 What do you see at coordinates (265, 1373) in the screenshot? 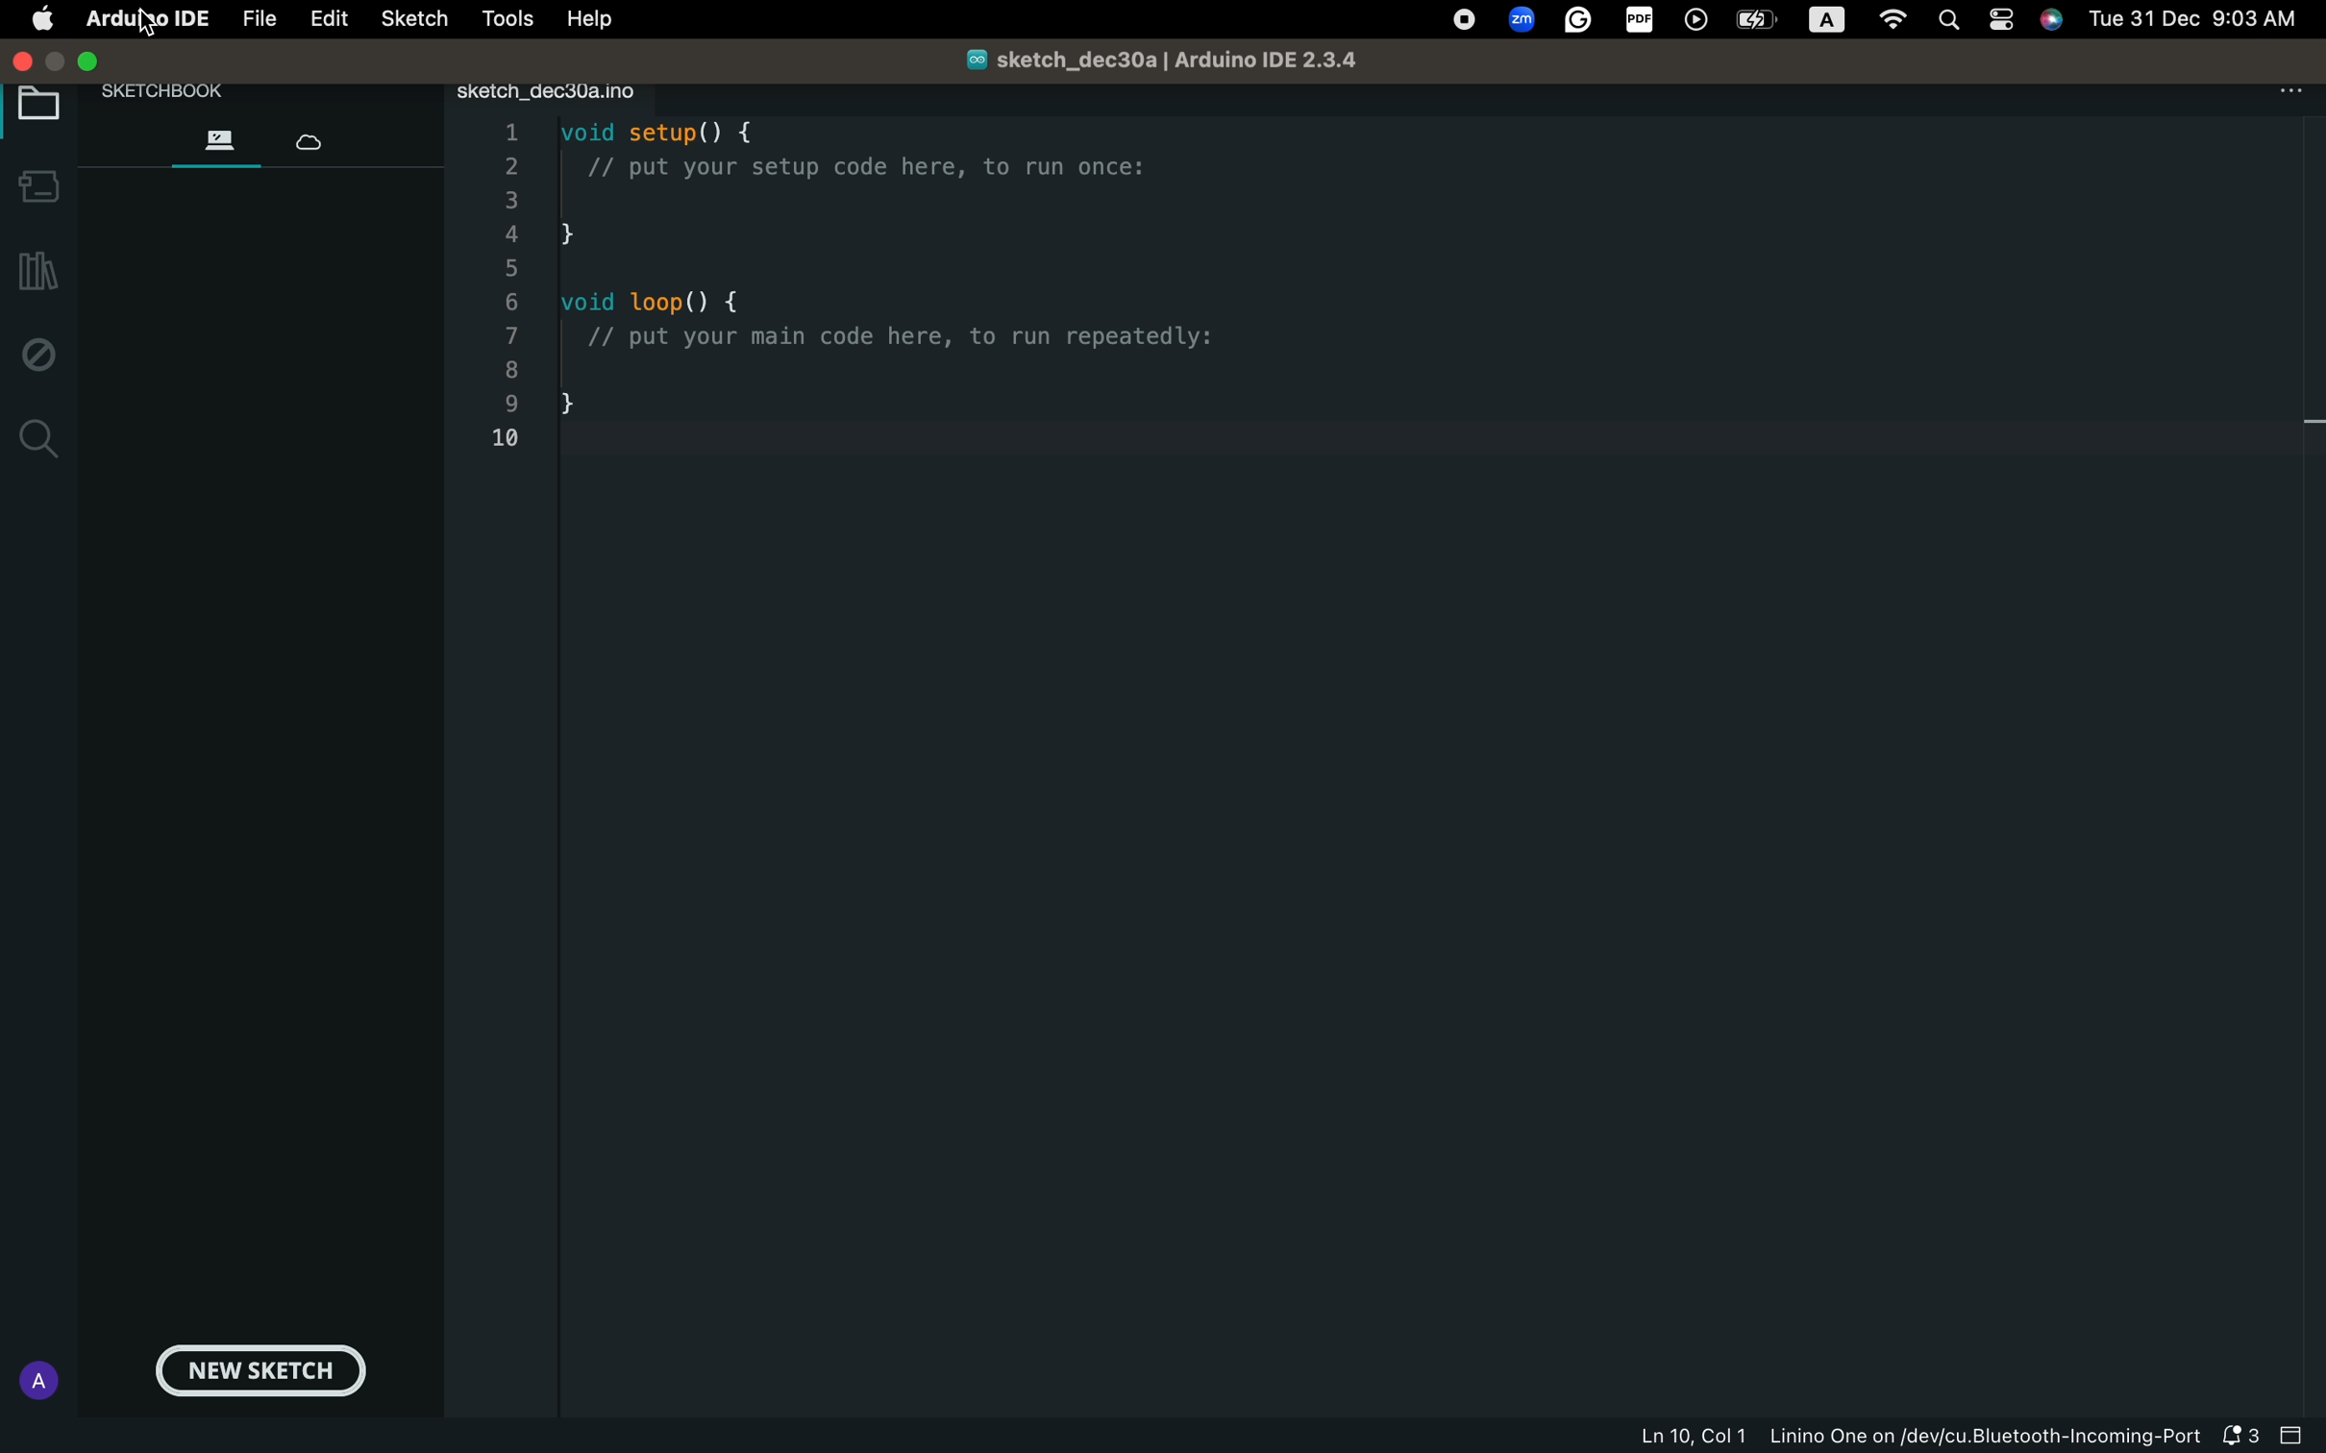
I see `new sketch` at bounding box center [265, 1373].